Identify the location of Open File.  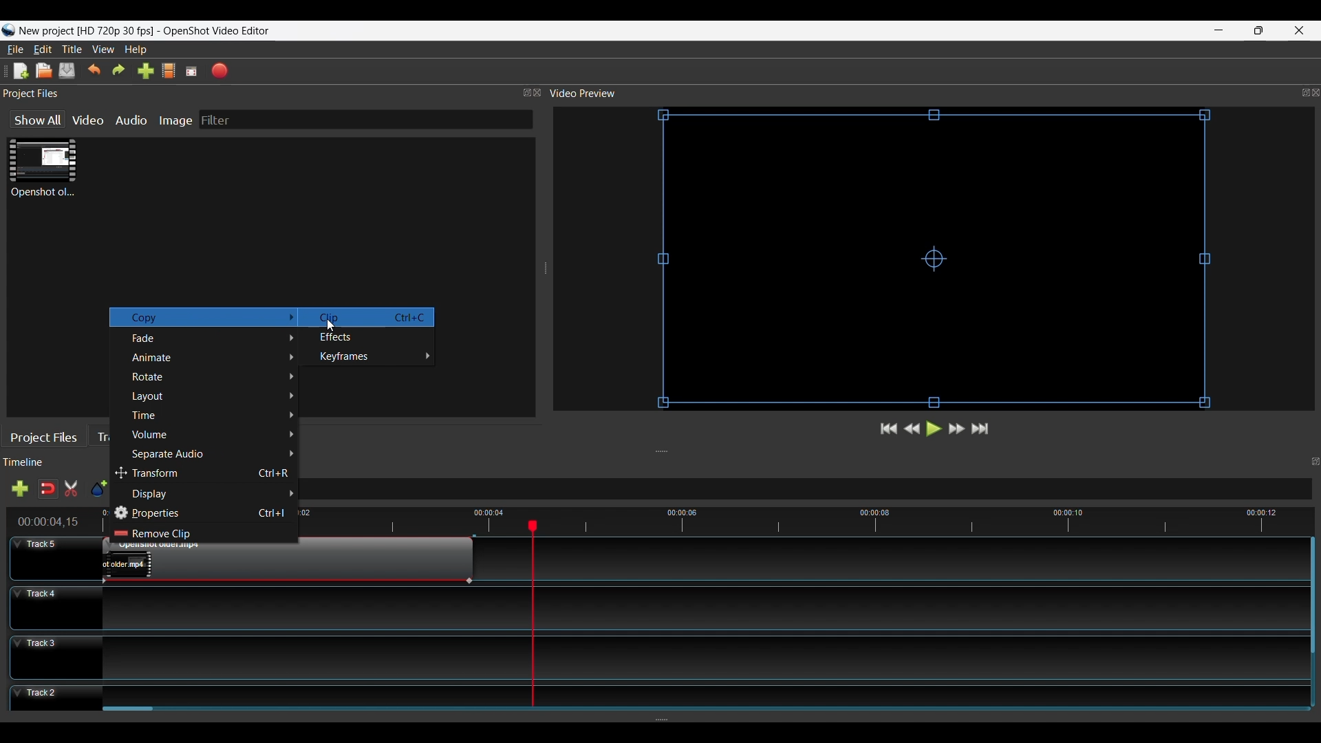
(43, 71).